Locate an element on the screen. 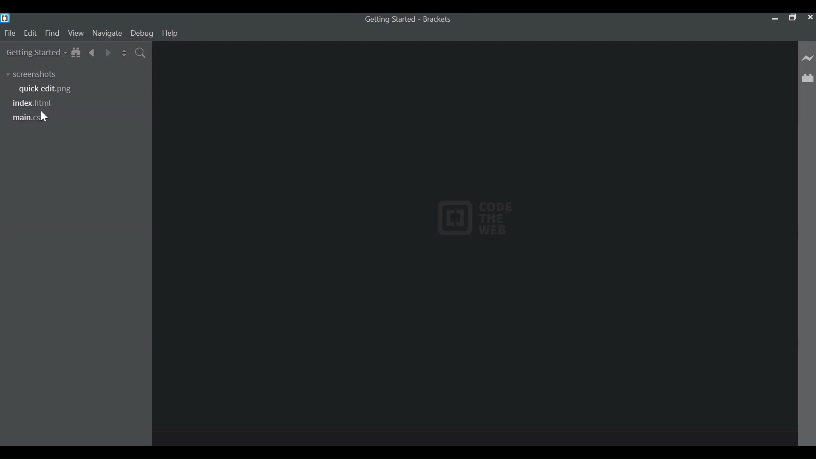 This screenshot has width=816, height=459. minimize is located at coordinates (774, 19).